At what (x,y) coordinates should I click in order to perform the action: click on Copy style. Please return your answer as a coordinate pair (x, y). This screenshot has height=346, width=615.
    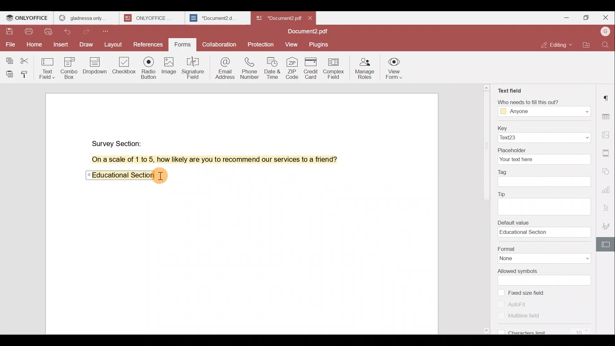
    Looking at the image, I should click on (26, 74).